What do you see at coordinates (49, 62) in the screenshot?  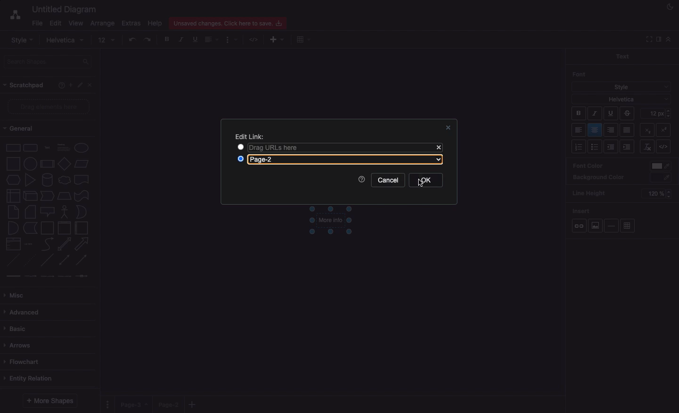 I see `Search shapes` at bounding box center [49, 62].